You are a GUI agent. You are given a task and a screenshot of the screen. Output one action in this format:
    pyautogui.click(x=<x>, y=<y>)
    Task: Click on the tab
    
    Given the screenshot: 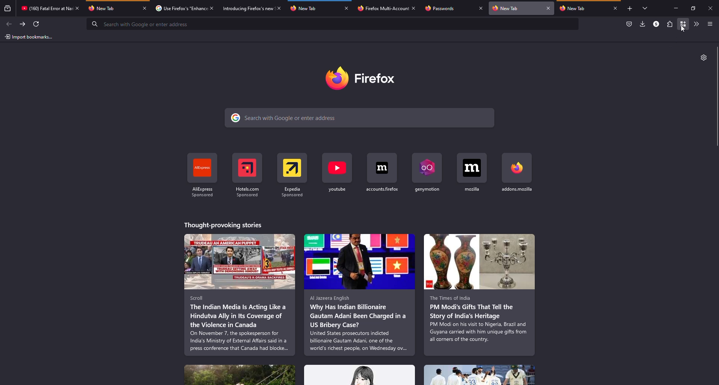 What is the action you would take?
    pyautogui.click(x=313, y=8)
    